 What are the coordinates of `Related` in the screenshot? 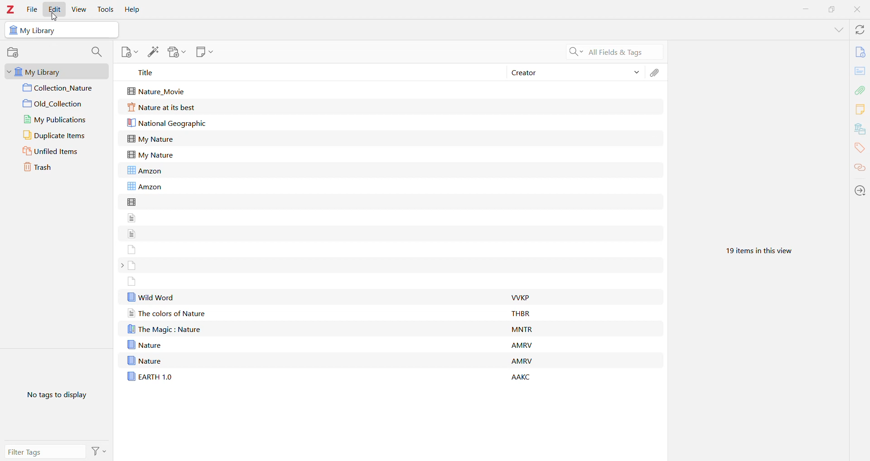 It's located at (860, 168).